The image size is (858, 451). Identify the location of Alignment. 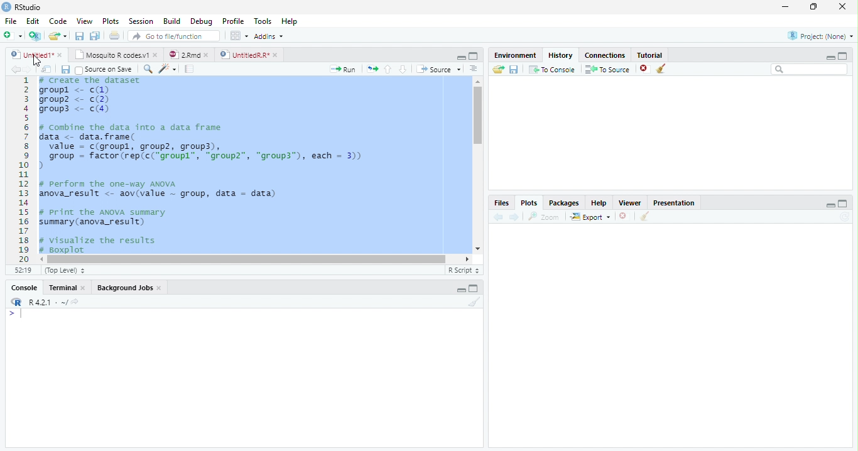
(473, 70).